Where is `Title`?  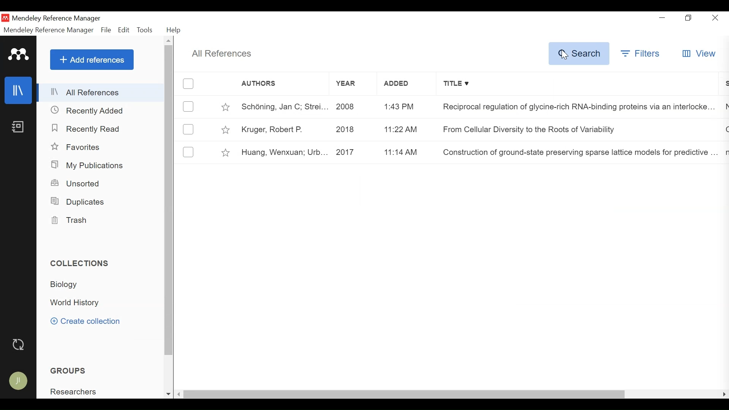 Title is located at coordinates (577, 84).